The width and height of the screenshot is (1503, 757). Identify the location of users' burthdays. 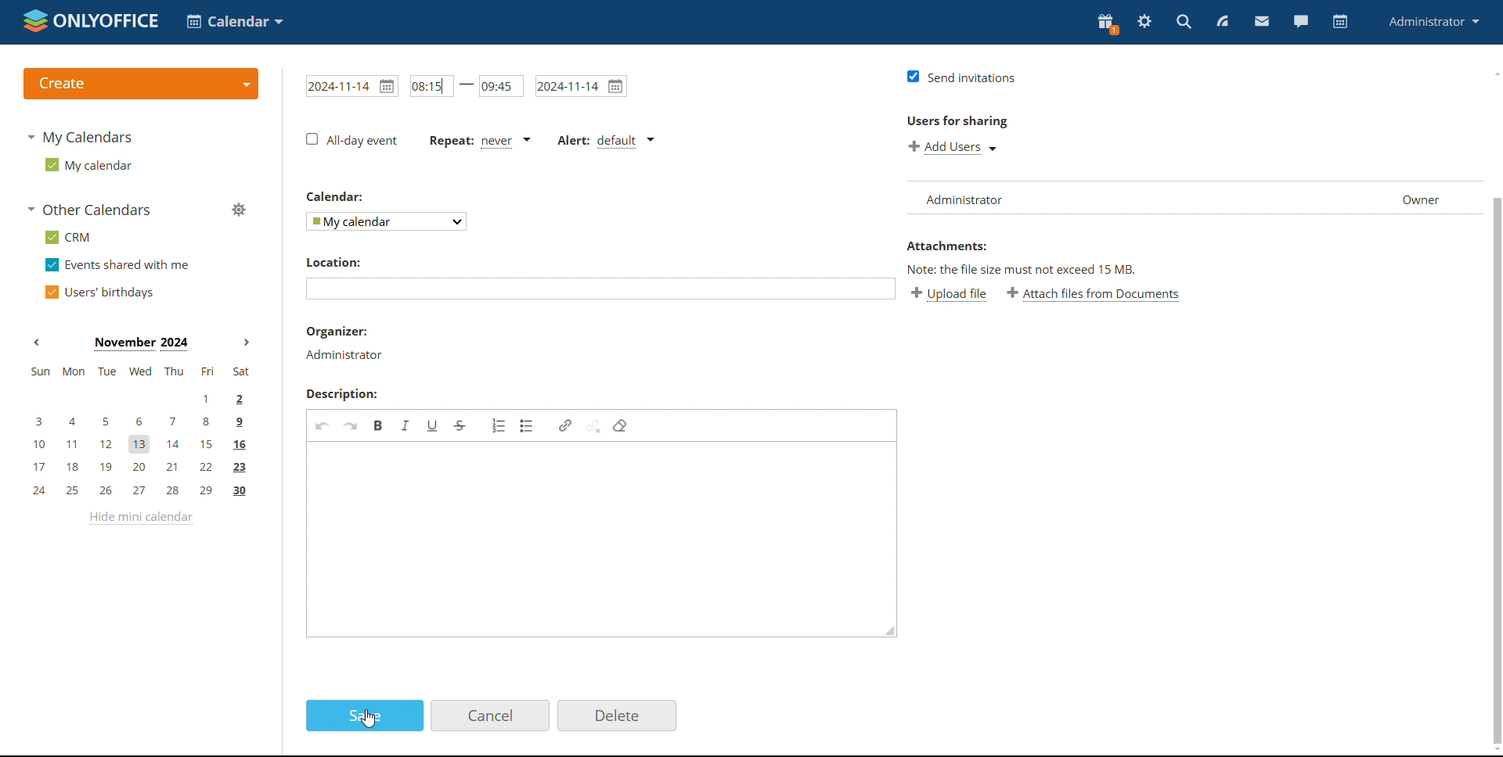
(103, 291).